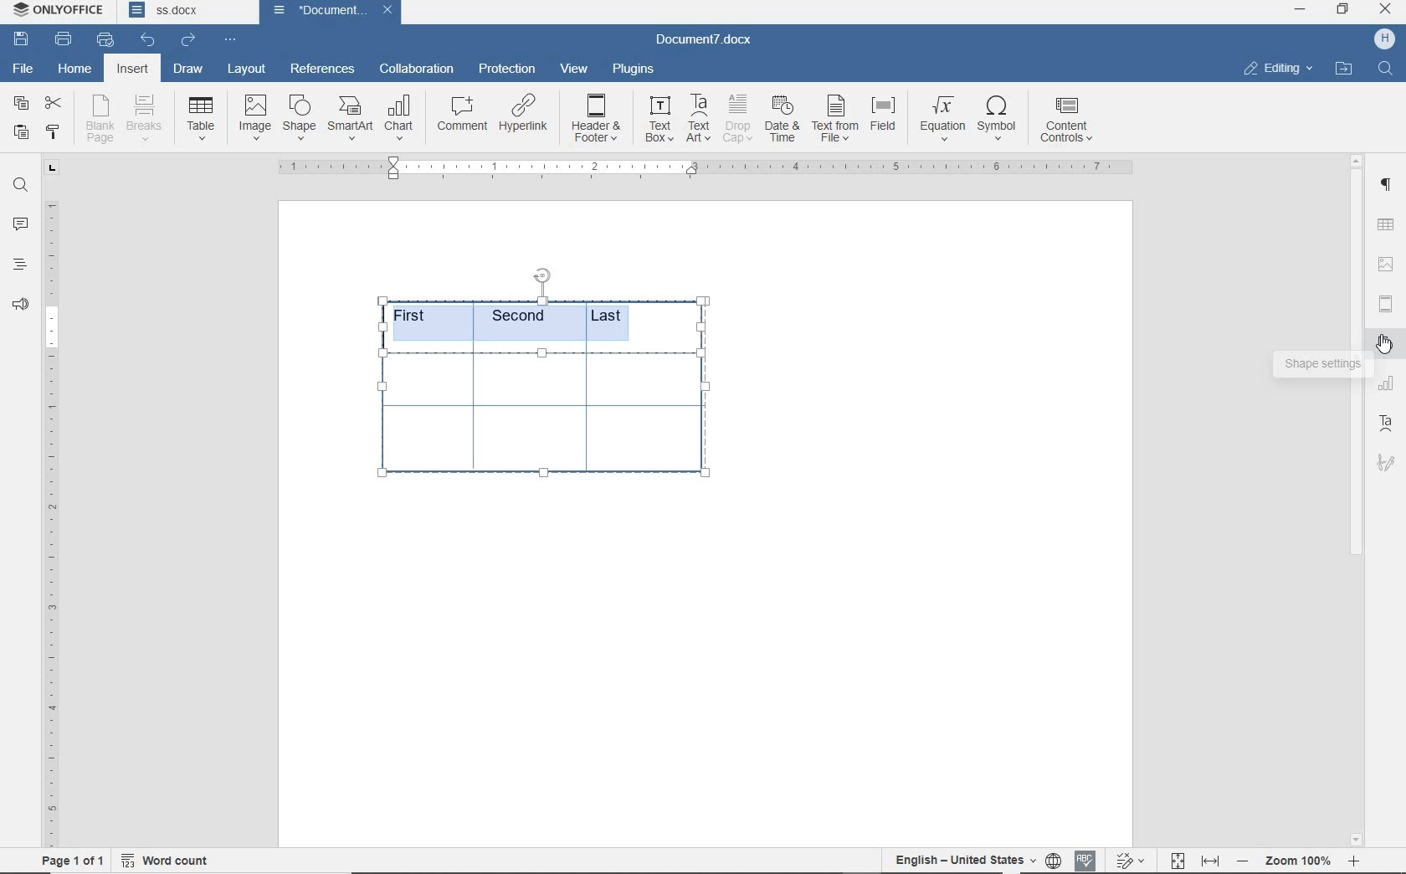  Describe the element at coordinates (524, 321) in the screenshot. I see `highlighted` at that location.